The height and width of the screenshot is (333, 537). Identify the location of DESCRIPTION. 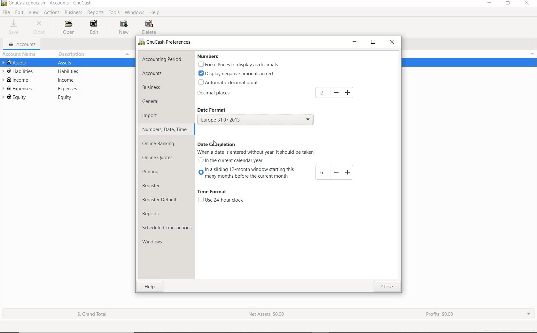
(73, 54).